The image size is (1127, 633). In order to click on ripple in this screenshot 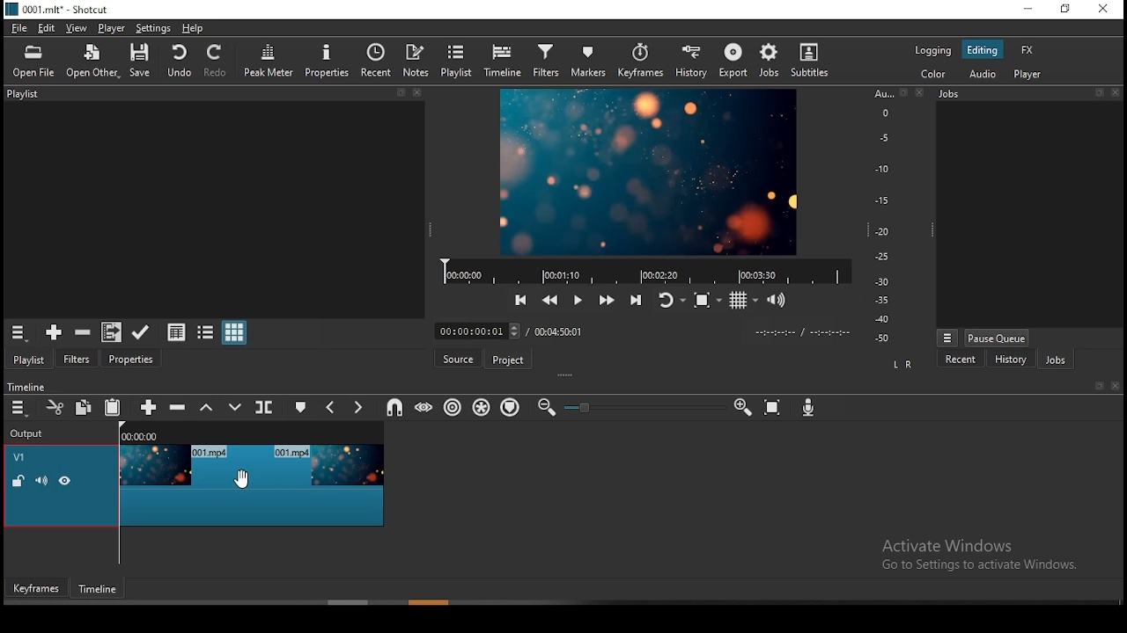, I will do `click(450, 407)`.